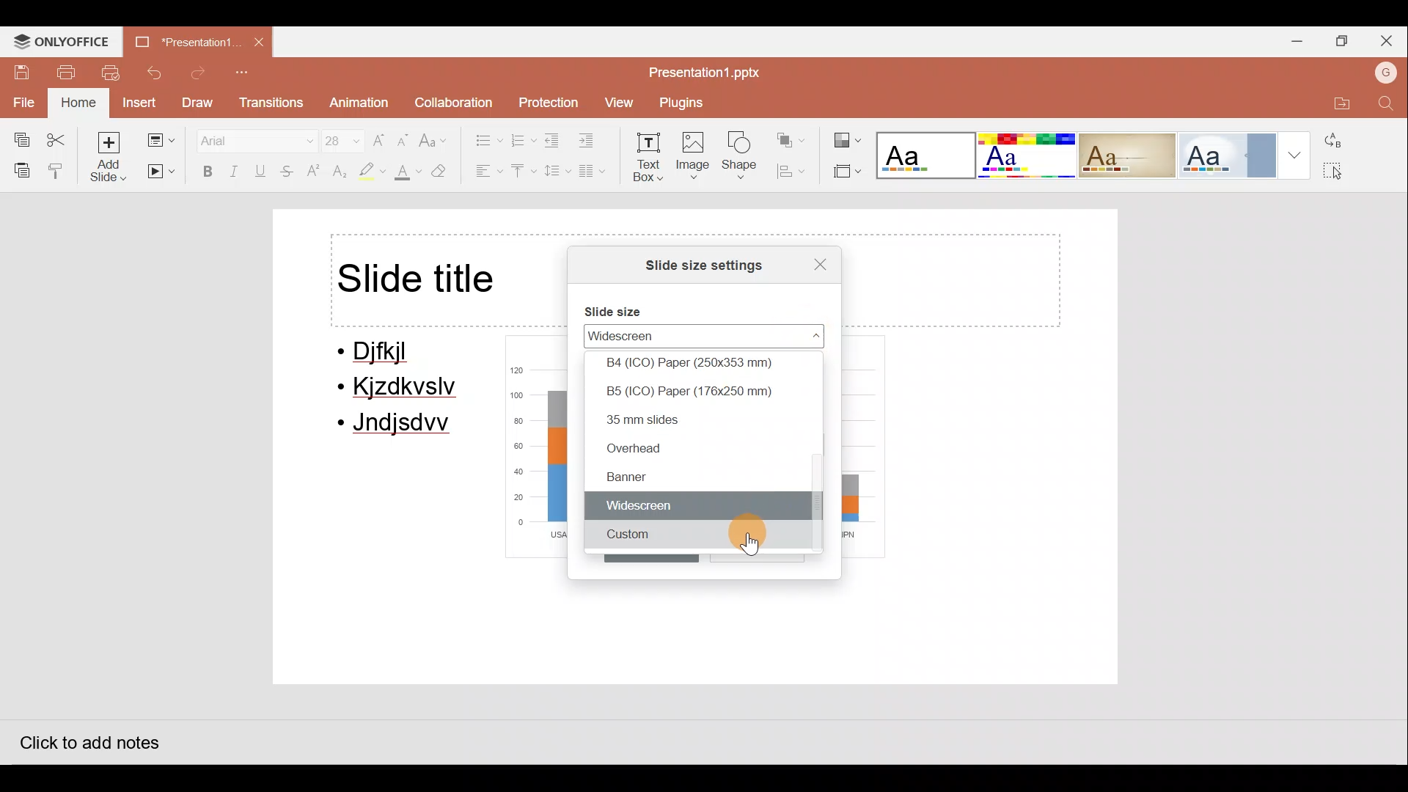 This screenshot has width=1408, height=792. I want to click on Start slideshow, so click(161, 172).